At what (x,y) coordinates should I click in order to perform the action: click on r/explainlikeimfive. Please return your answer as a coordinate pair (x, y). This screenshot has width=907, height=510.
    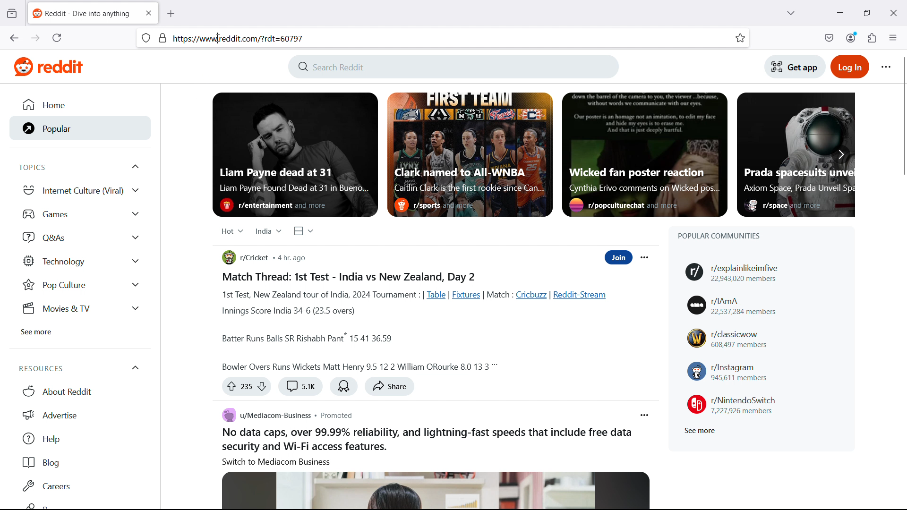
    Looking at the image, I should click on (737, 272).